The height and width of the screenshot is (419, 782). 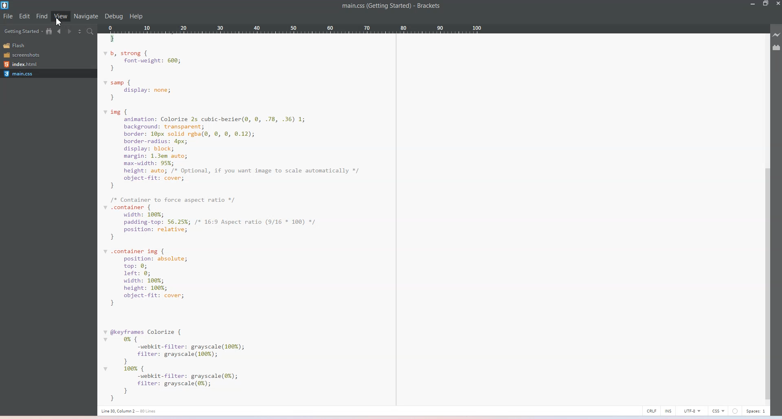 What do you see at coordinates (777, 48) in the screenshot?
I see `Extension Manager` at bounding box center [777, 48].